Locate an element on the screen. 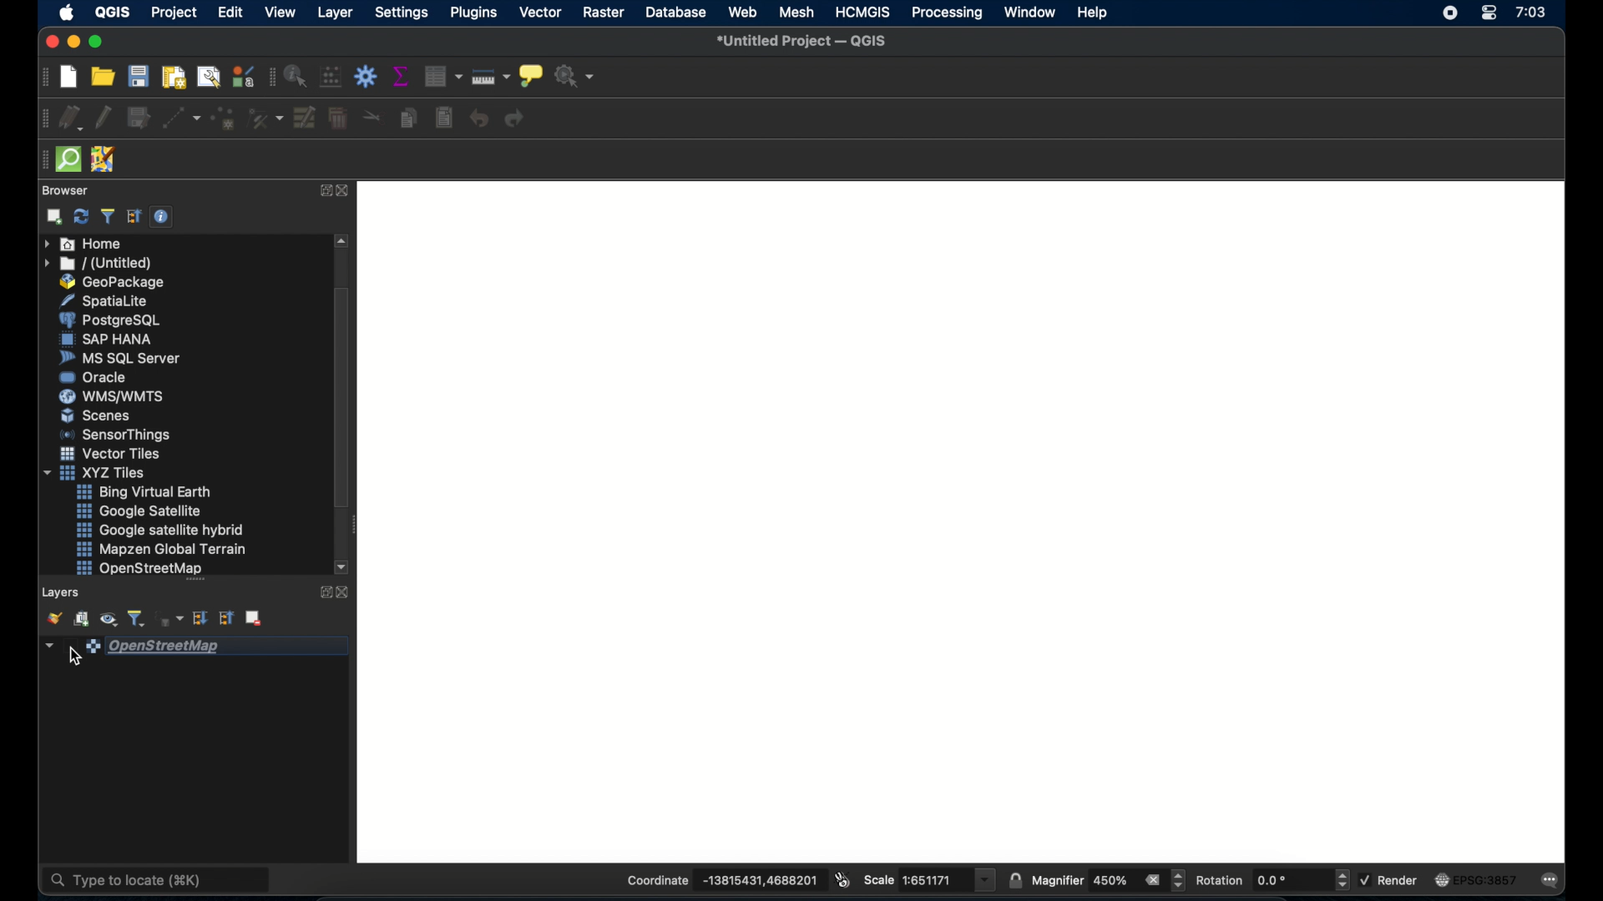  quick som is located at coordinates (69, 159).